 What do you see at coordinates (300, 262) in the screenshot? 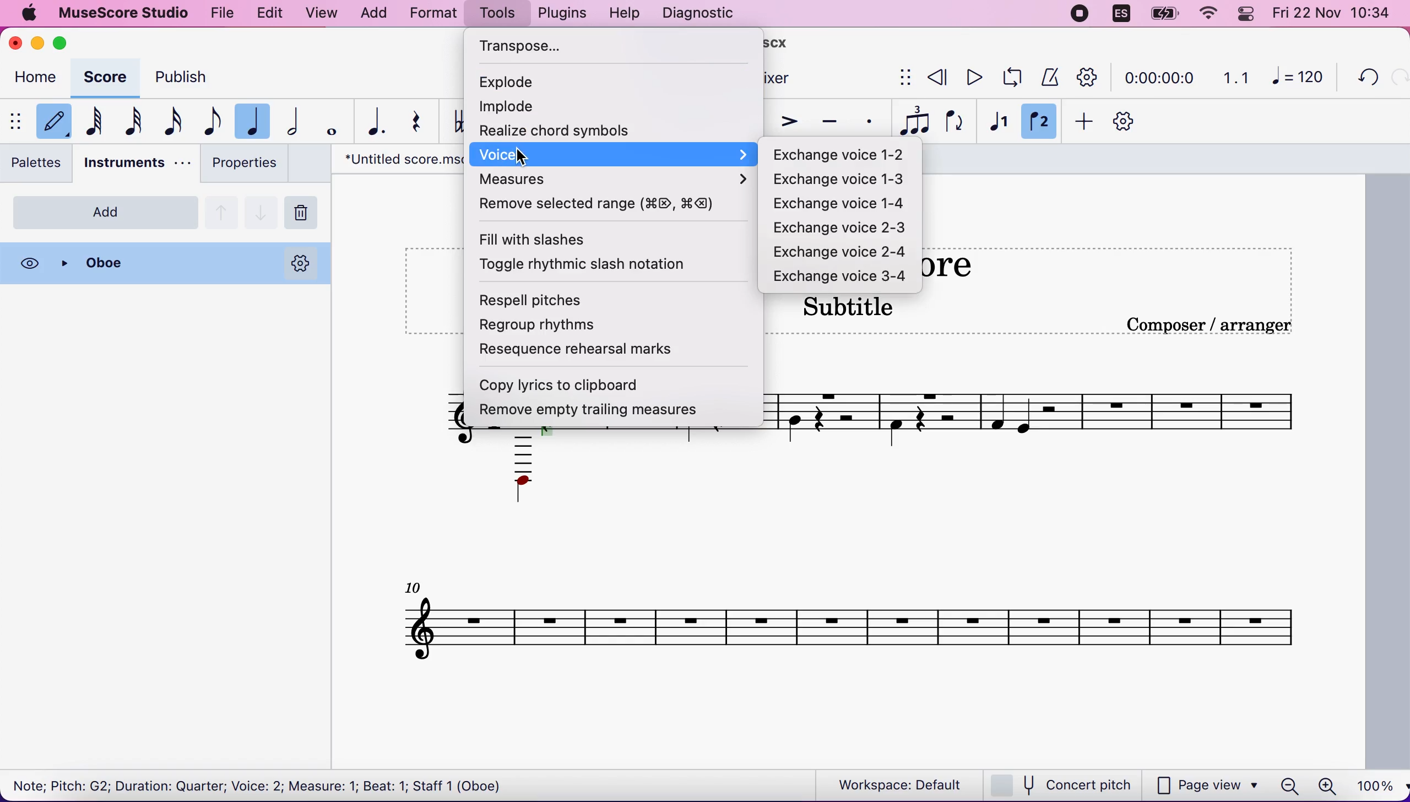
I see `options` at bounding box center [300, 262].